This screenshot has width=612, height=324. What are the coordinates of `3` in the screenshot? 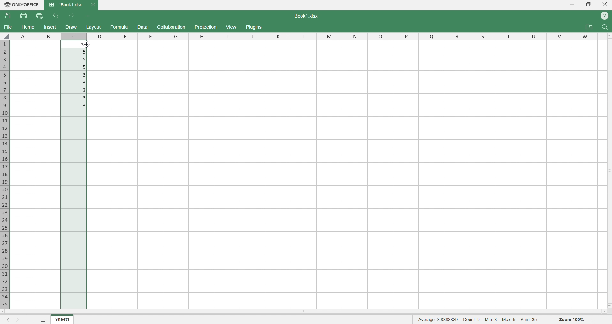 It's located at (75, 75).